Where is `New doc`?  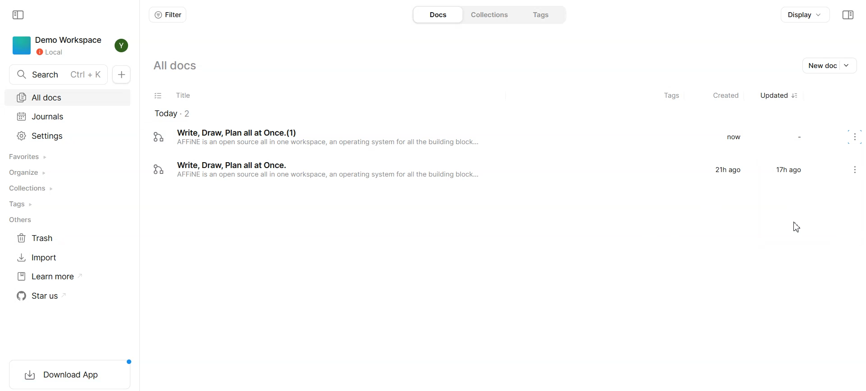 New doc is located at coordinates (820, 65).